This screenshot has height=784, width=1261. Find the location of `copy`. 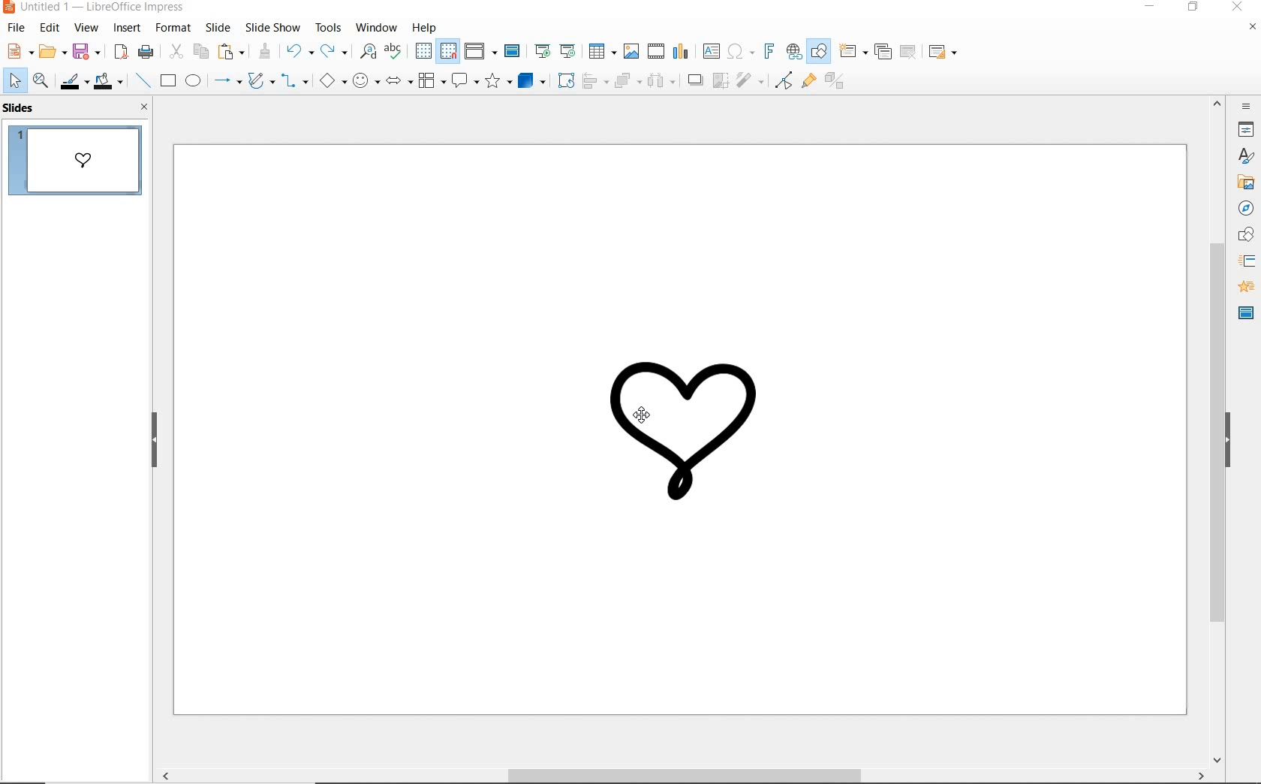

copy is located at coordinates (200, 52).